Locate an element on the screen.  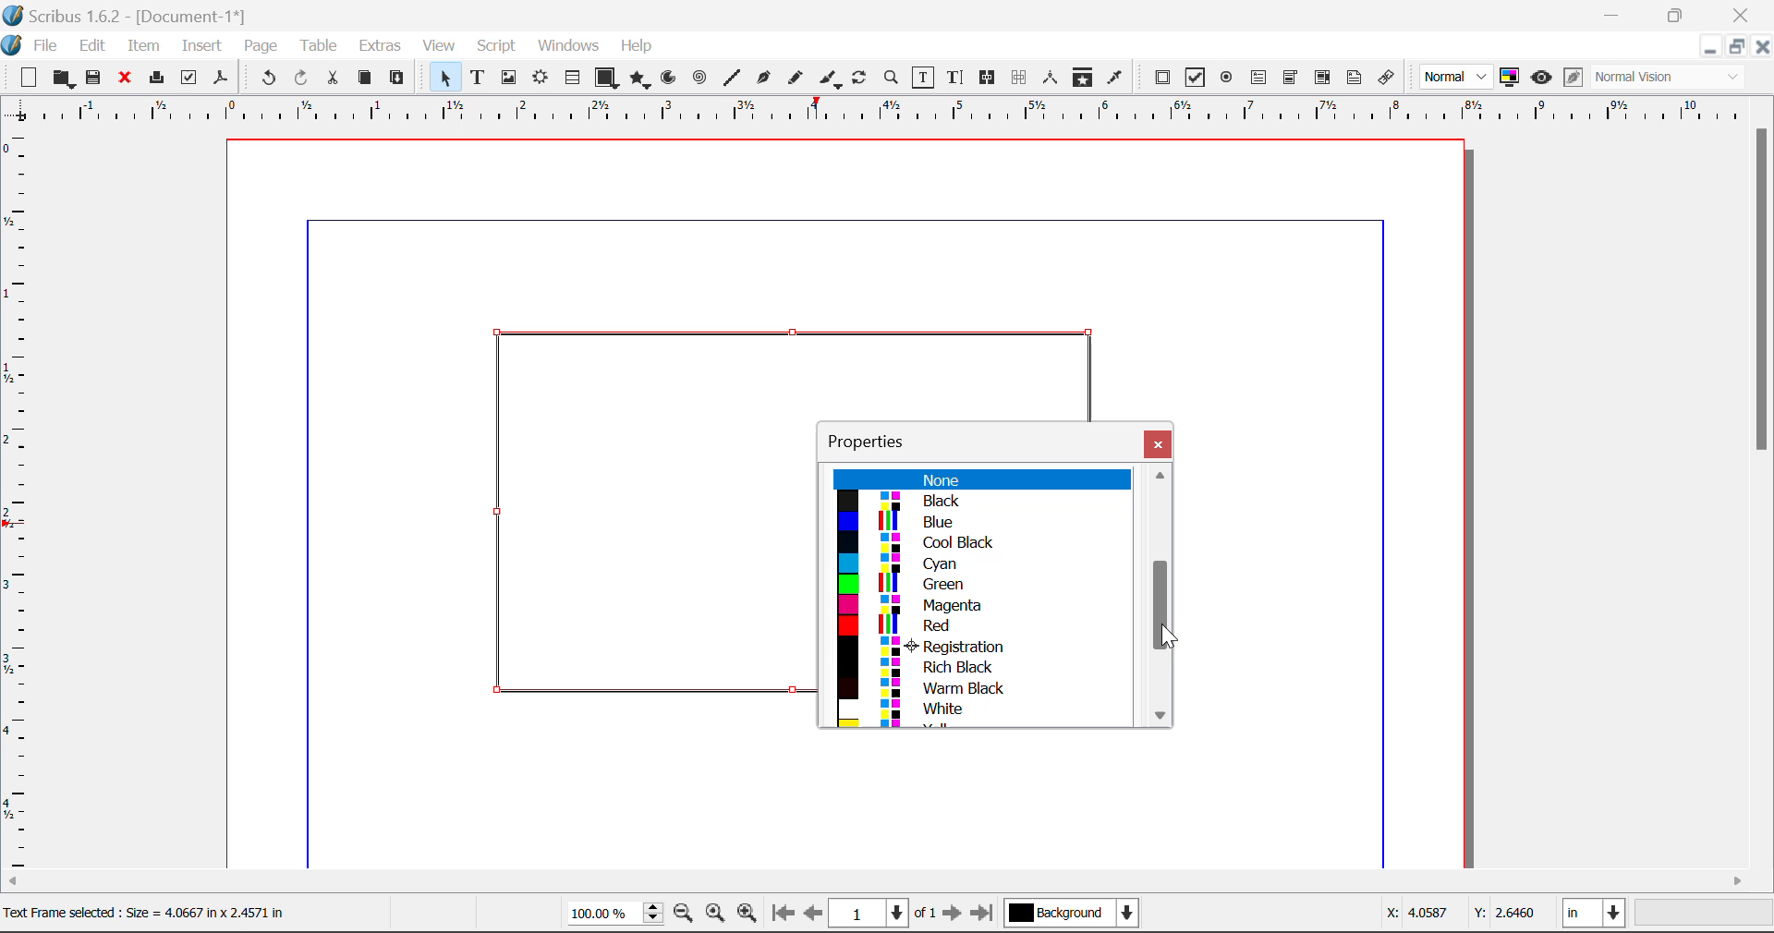
Windows is located at coordinates (567, 47).